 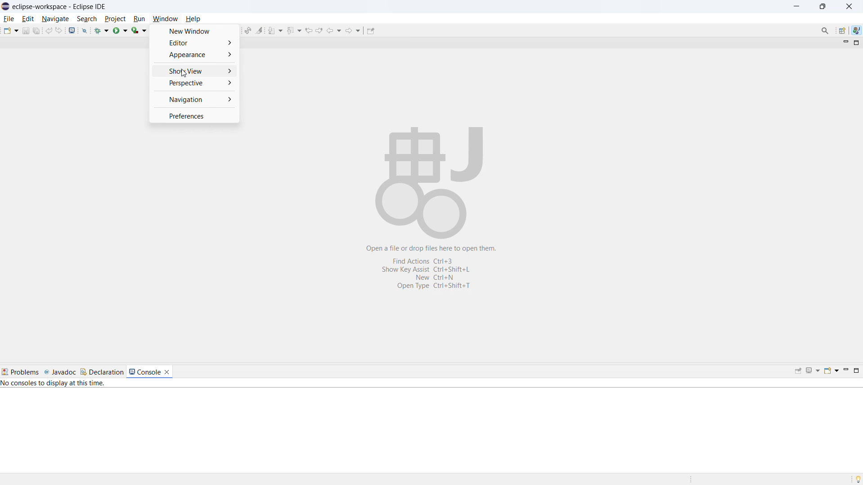 What do you see at coordinates (115, 18) in the screenshot?
I see `project` at bounding box center [115, 18].